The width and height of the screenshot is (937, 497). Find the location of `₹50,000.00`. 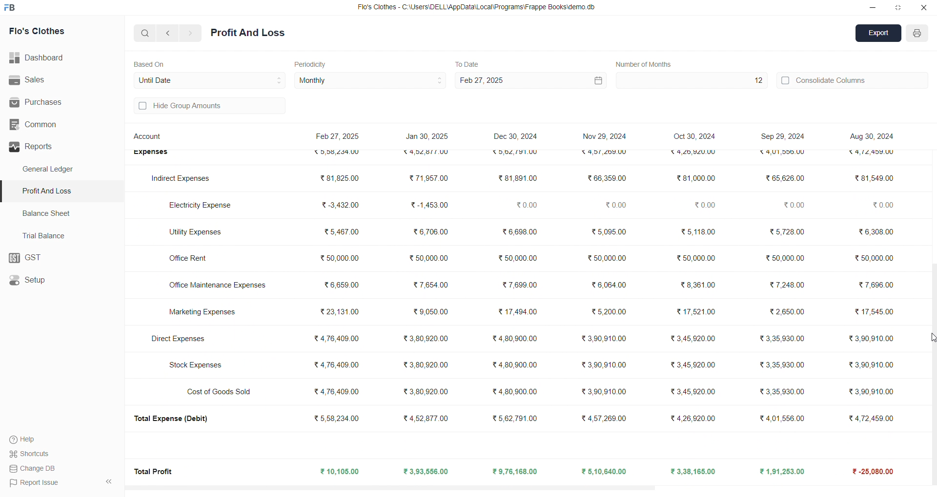

₹50,000.00 is located at coordinates (515, 257).